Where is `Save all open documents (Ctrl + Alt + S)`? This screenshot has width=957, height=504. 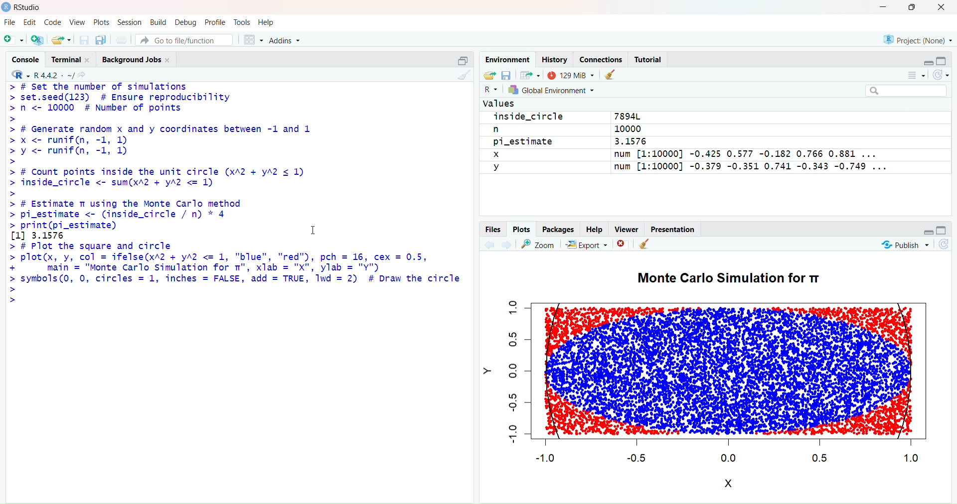
Save all open documents (Ctrl + Alt + S) is located at coordinates (102, 38).